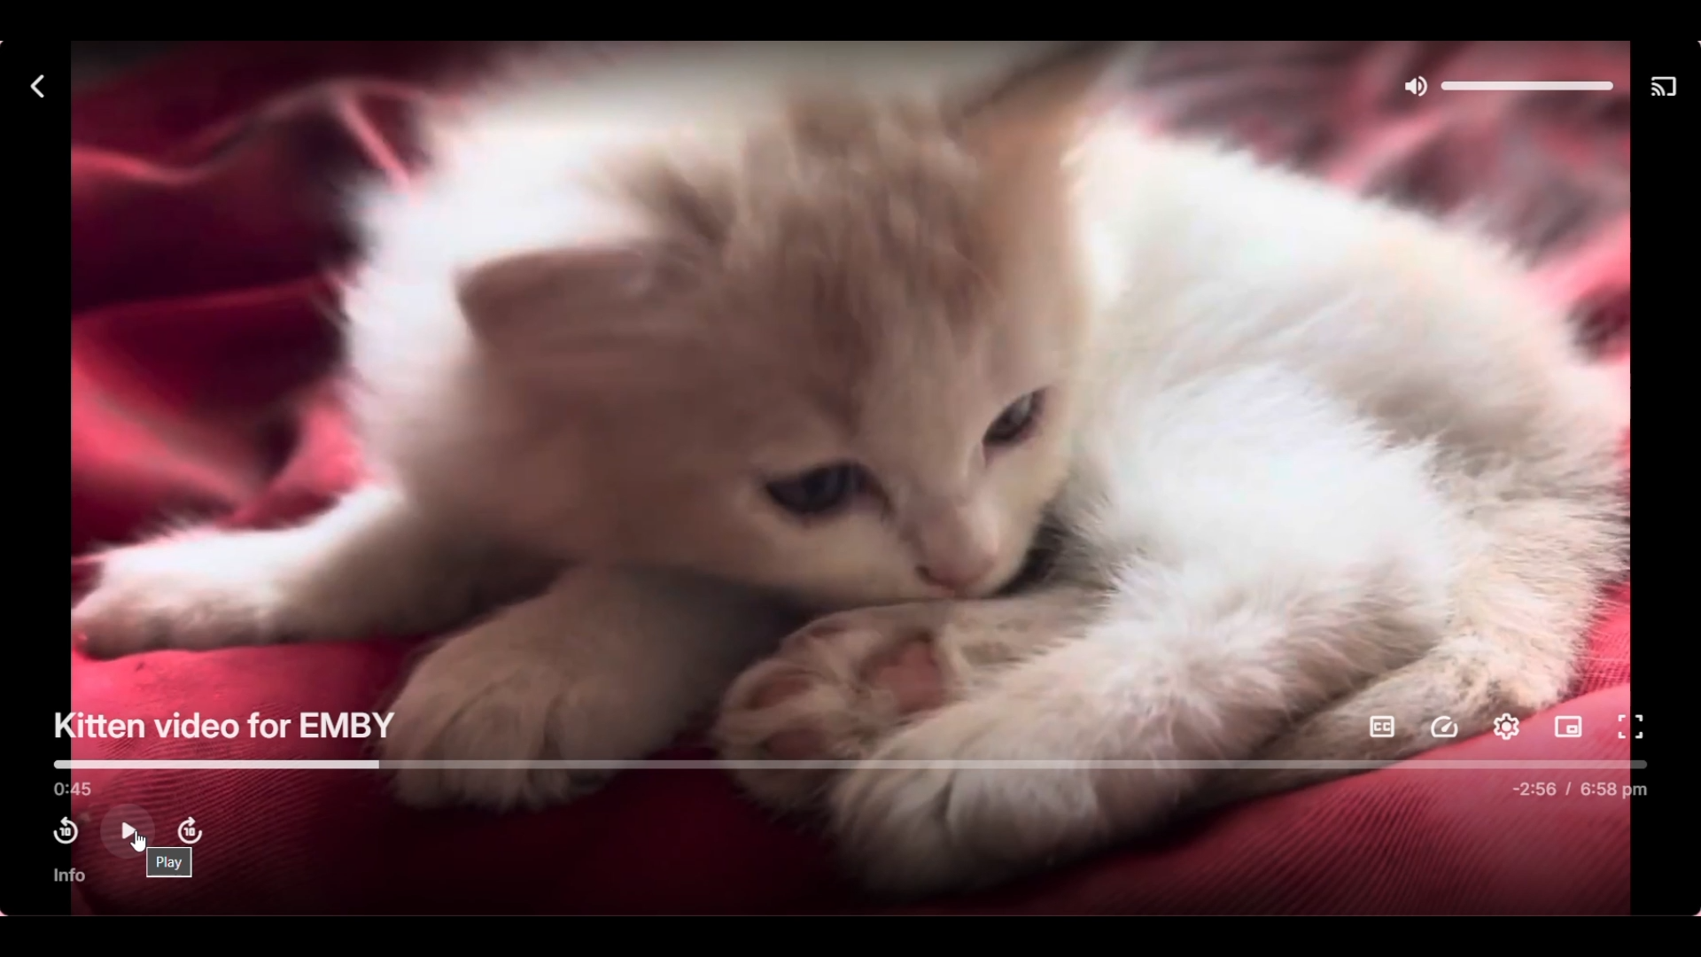 The image size is (1701, 957). What do you see at coordinates (848, 405) in the screenshot?
I see `Video screen` at bounding box center [848, 405].